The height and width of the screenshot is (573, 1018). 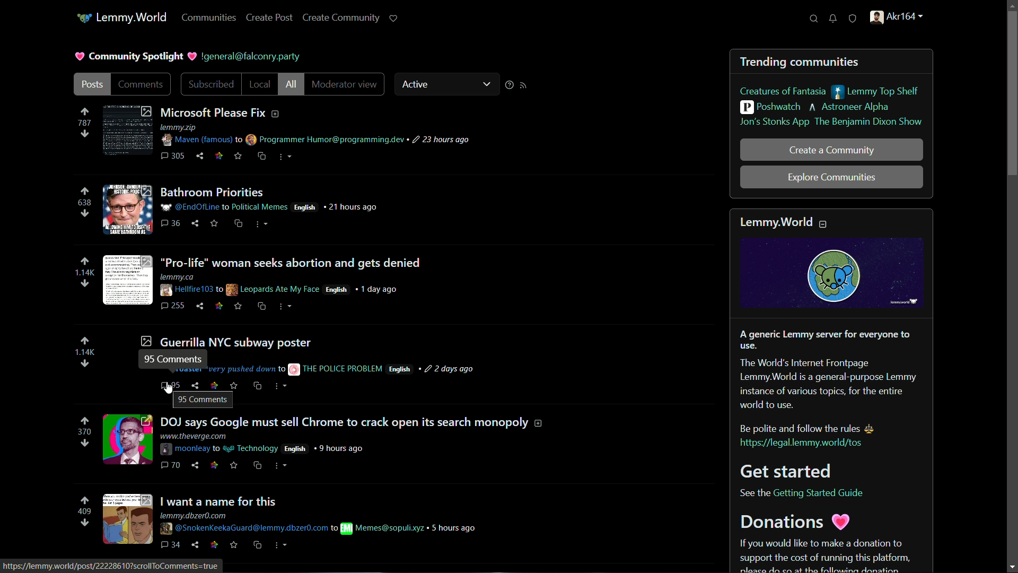 What do you see at coordinates (246, 369) in the screenshot?
I see `very pushed down to` at bounding box center [246, 369].